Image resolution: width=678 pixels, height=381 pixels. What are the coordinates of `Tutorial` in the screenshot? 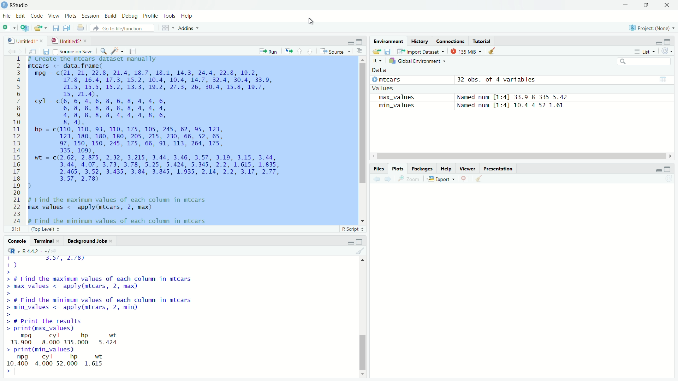 It's located at (483, 41).